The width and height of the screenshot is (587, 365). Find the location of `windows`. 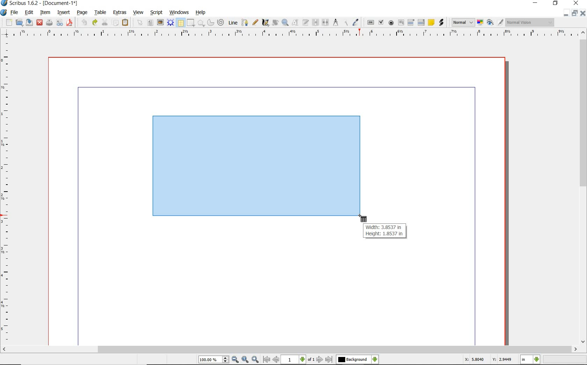

windows is located at coordinates (179, 13).